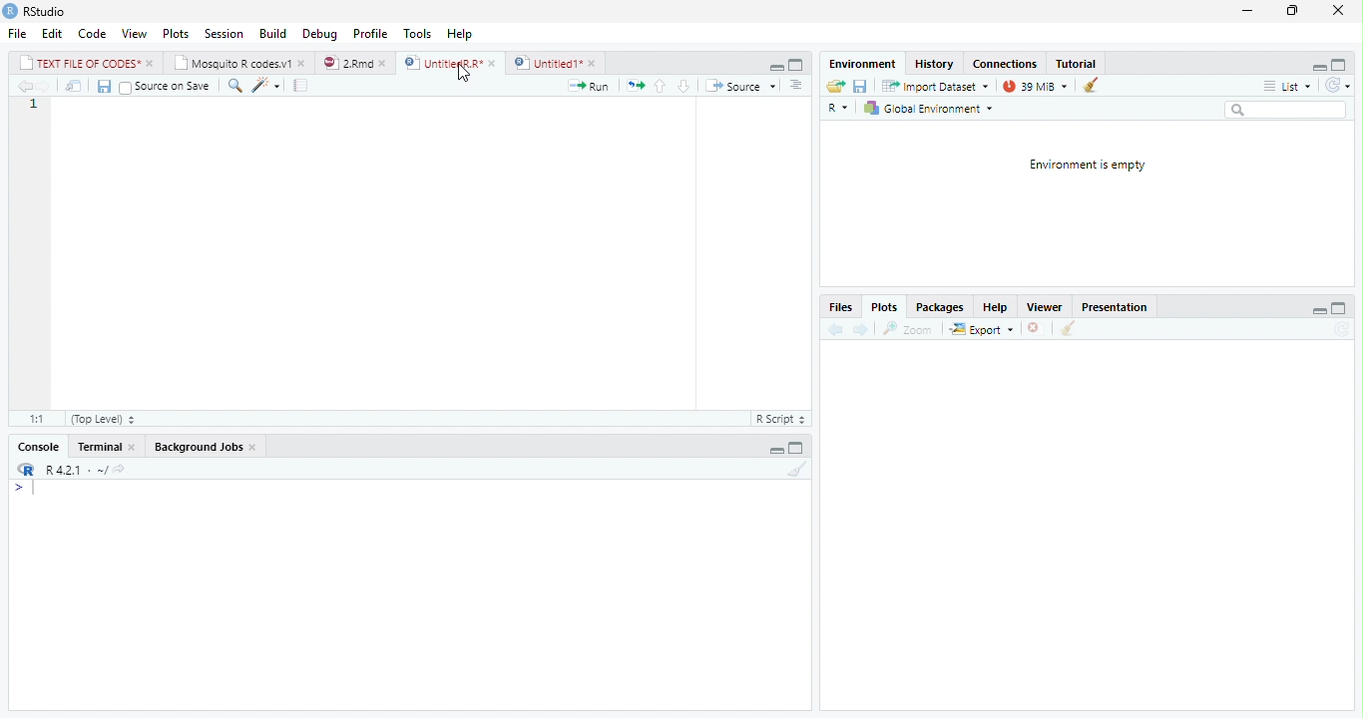 The width and height of the screenshot is (1363, 718). Describe the element at coordinates (928, 109) in the screenshot. I see `Global environment` at that location.